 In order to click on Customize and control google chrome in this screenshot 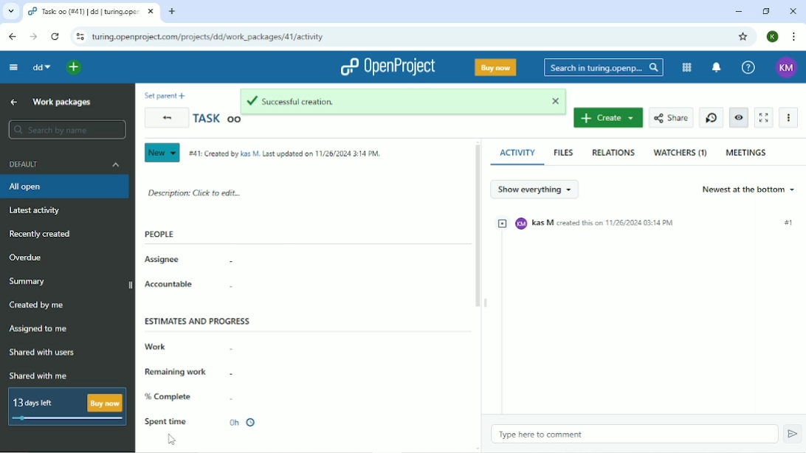, I will do `click(796, 37)`.